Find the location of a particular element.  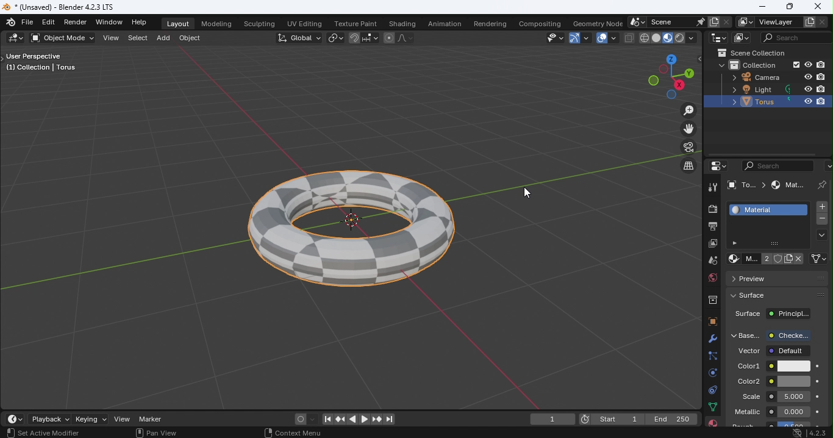

View layer is located at coordinates (712, 242).